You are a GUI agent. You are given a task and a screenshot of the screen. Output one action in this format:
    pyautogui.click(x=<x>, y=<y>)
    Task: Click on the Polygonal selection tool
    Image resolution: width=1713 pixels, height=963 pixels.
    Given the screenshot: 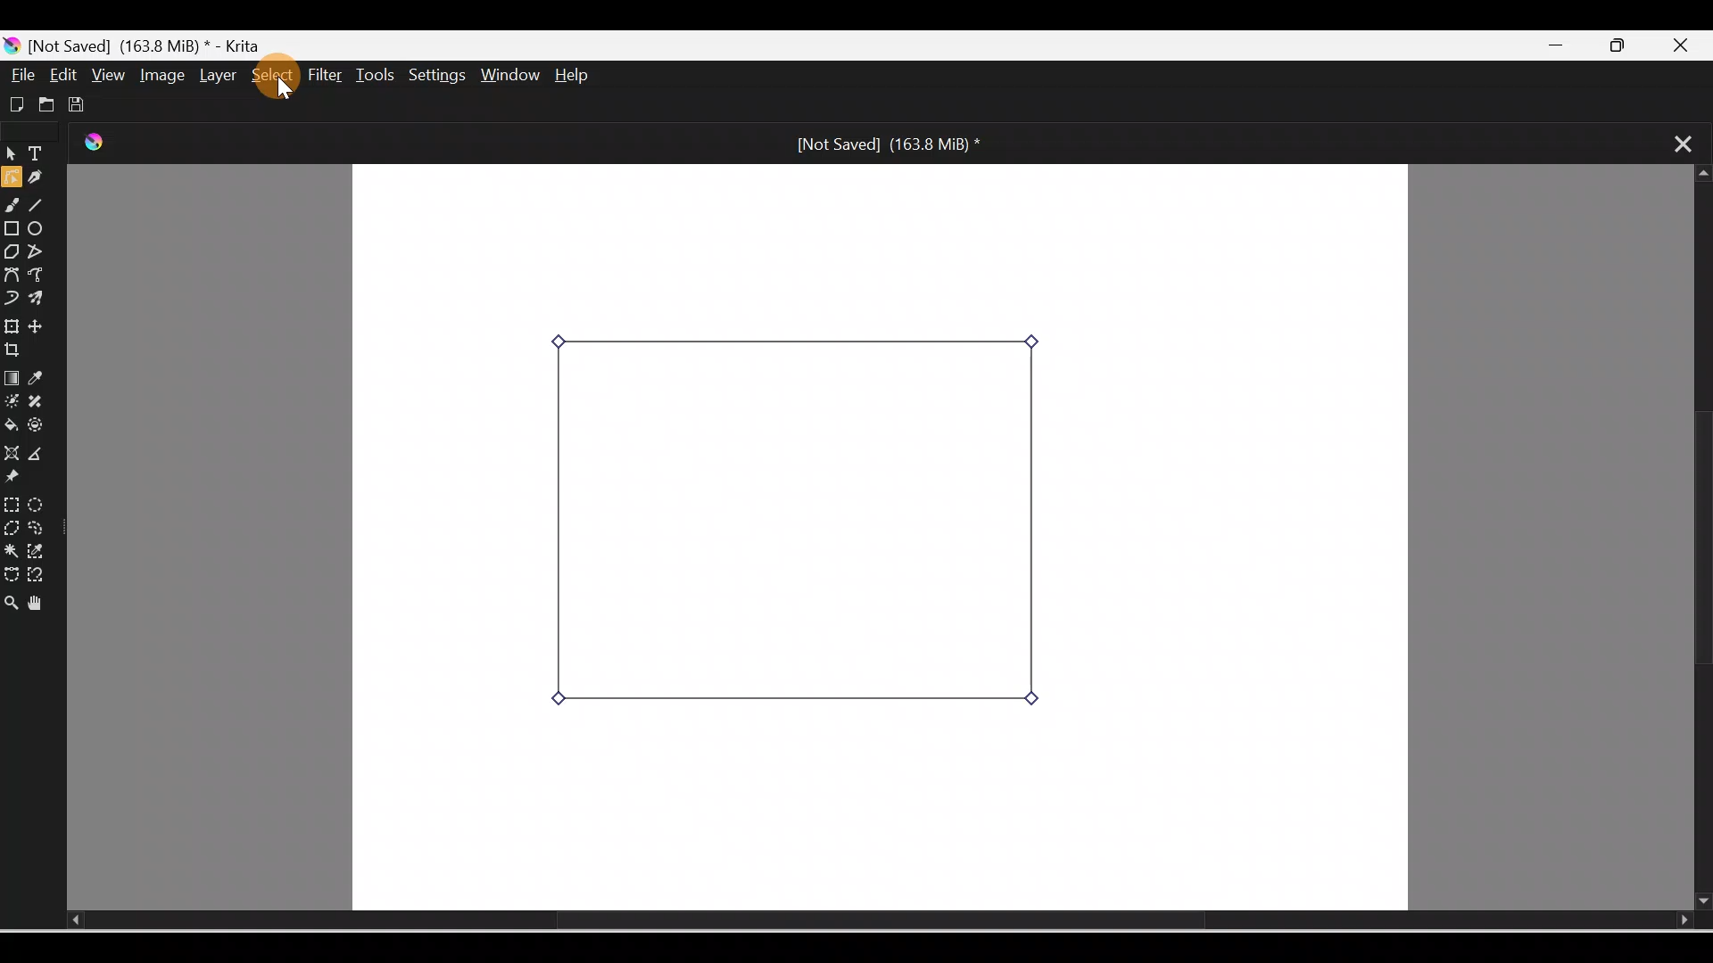 What is the action you would take?
    pyautogui.click(x=12, y=526)
    